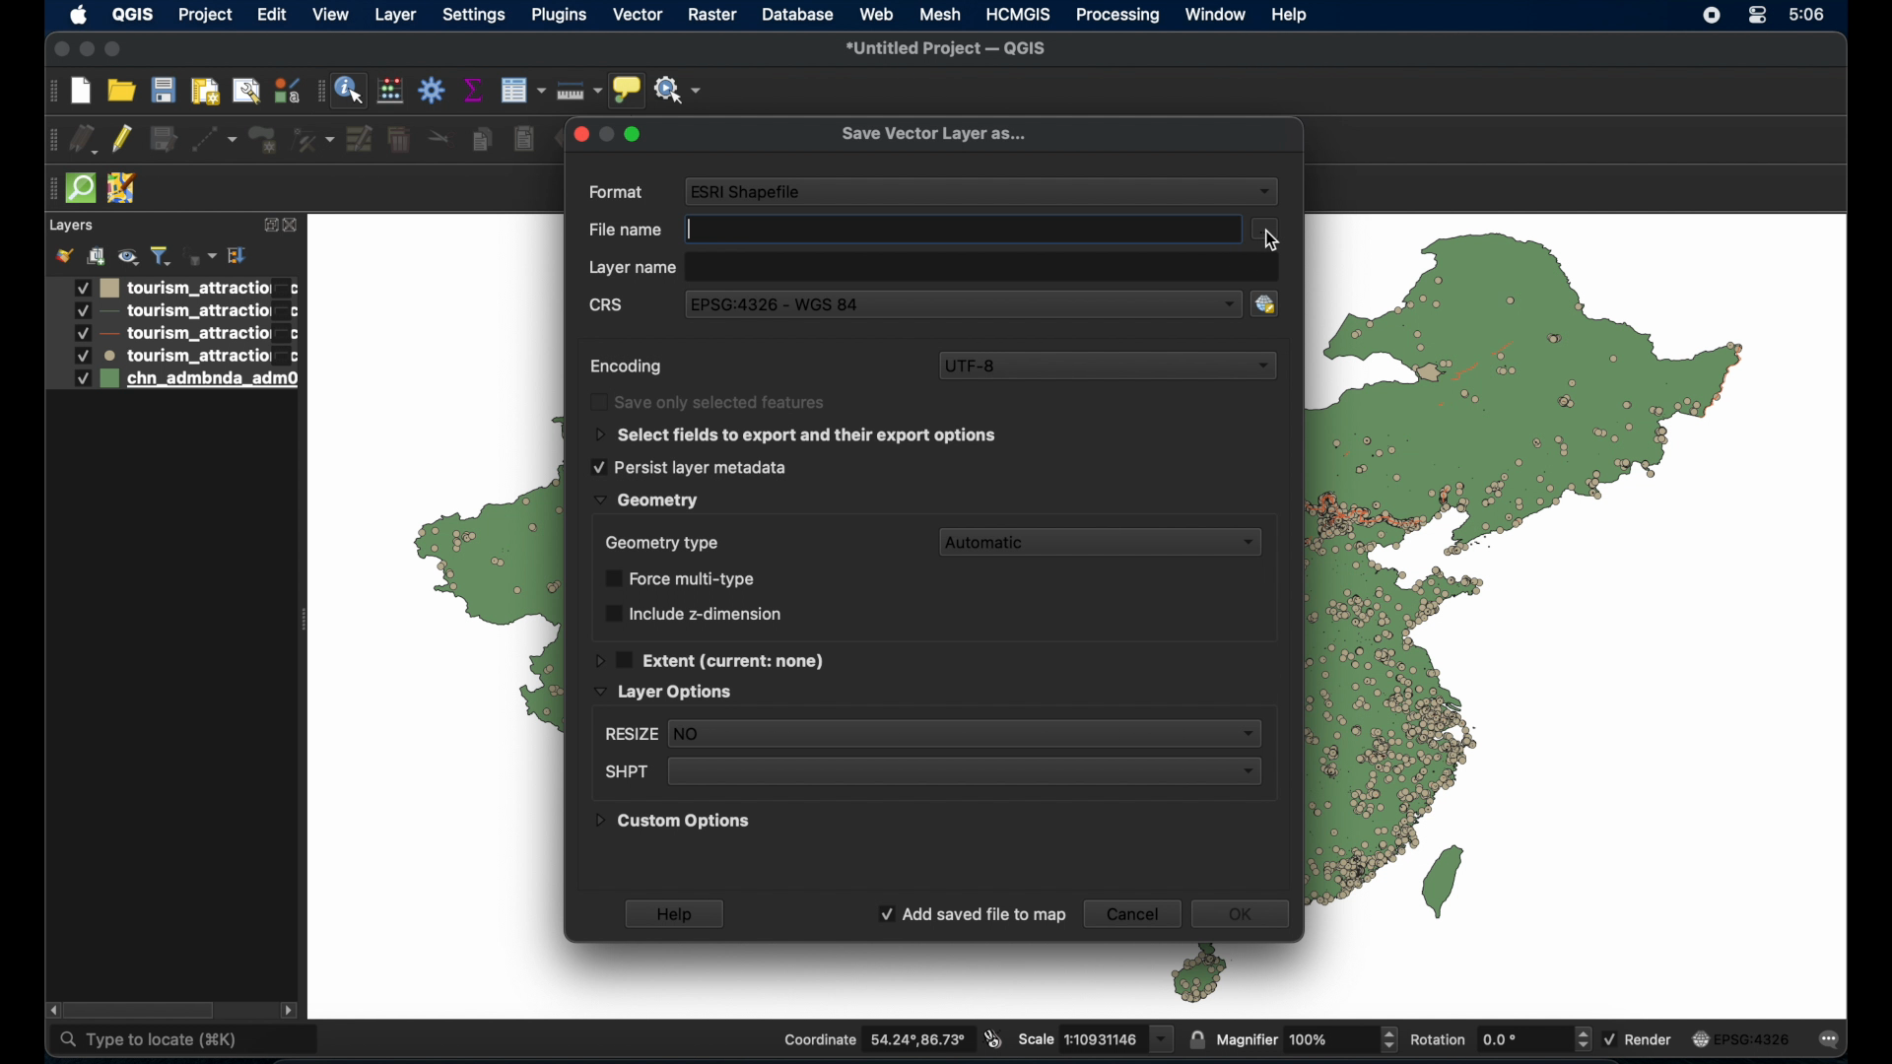 This screenshot has width=1892, height=1064. I want to click on open project, so click(121, 89).